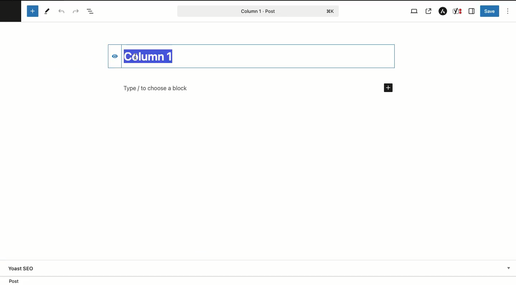  Describe the element at coordinates (61, 12) in the screenshot. I see `UNDO` at that location.